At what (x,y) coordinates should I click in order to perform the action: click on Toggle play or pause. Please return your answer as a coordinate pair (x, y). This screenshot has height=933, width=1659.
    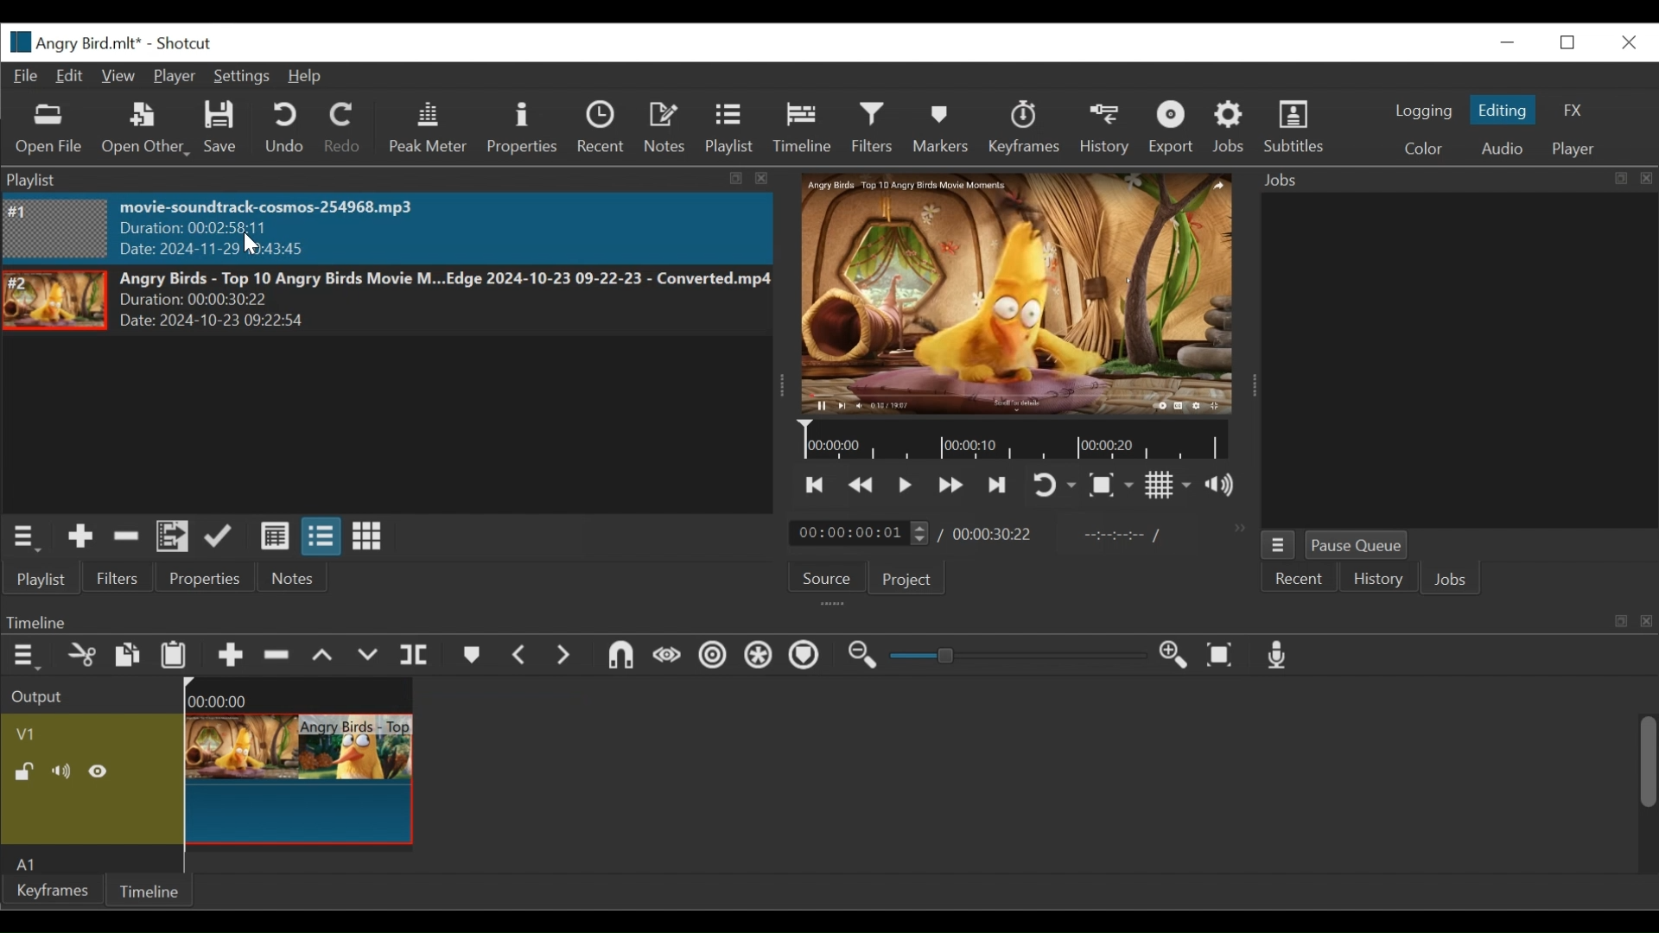
    Looking at the image, I should click on (906, 486).